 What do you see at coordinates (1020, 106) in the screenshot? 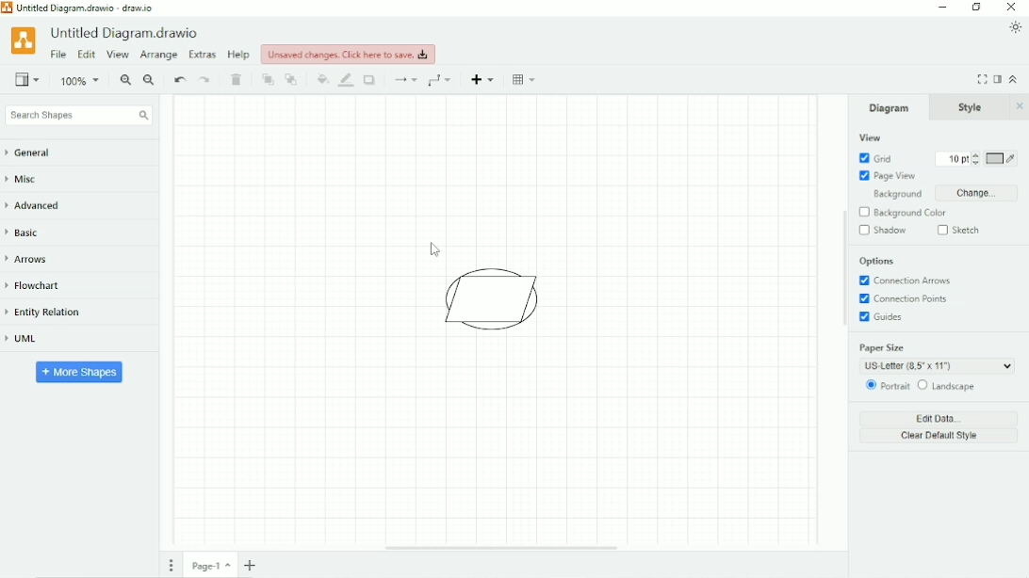
I see `Close` at bounding box center [1020, 106].